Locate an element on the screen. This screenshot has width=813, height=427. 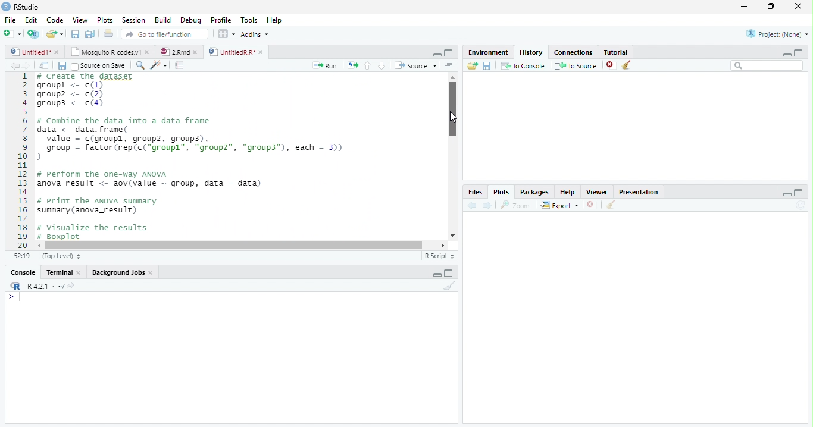
Untitled is located at coordinates (35, 52).